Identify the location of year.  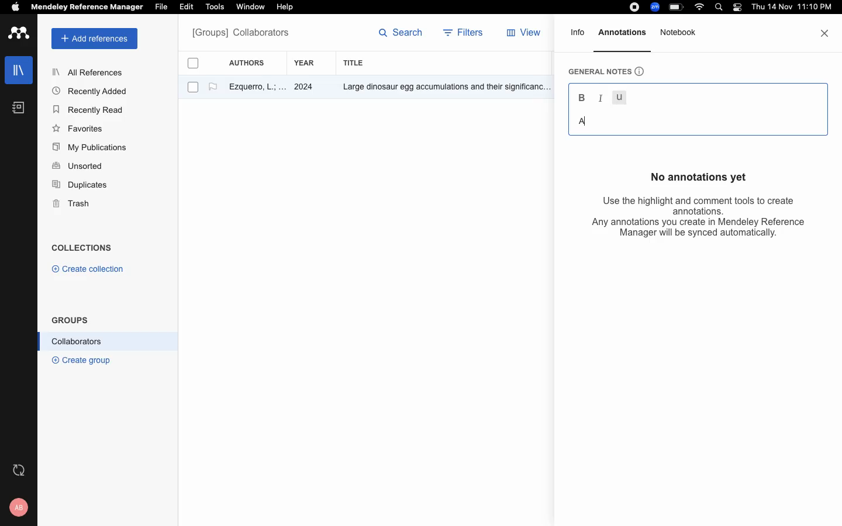
(310, 63).